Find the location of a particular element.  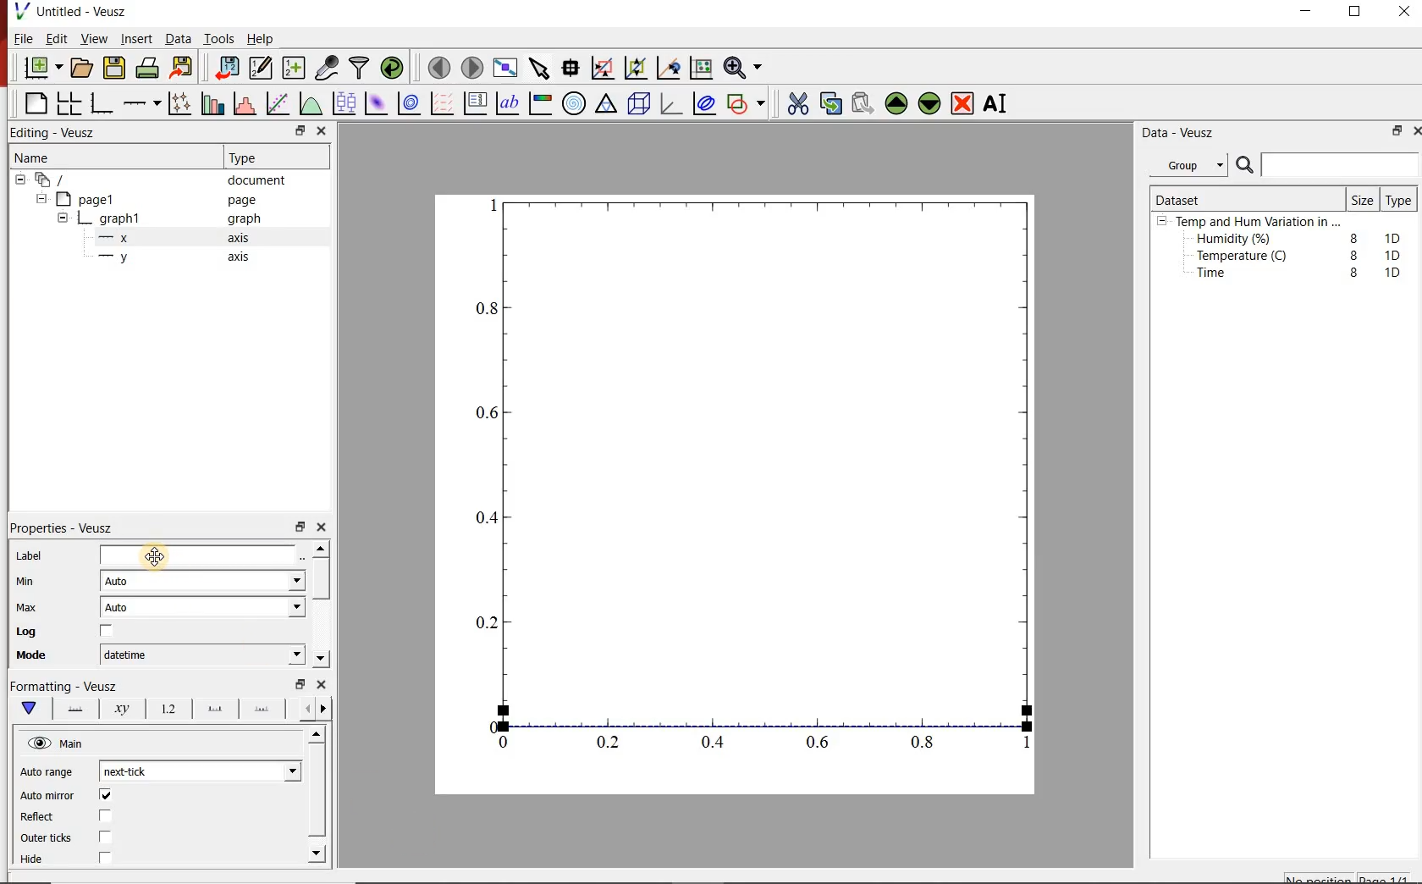

Data is located at coordinates (174, 39).